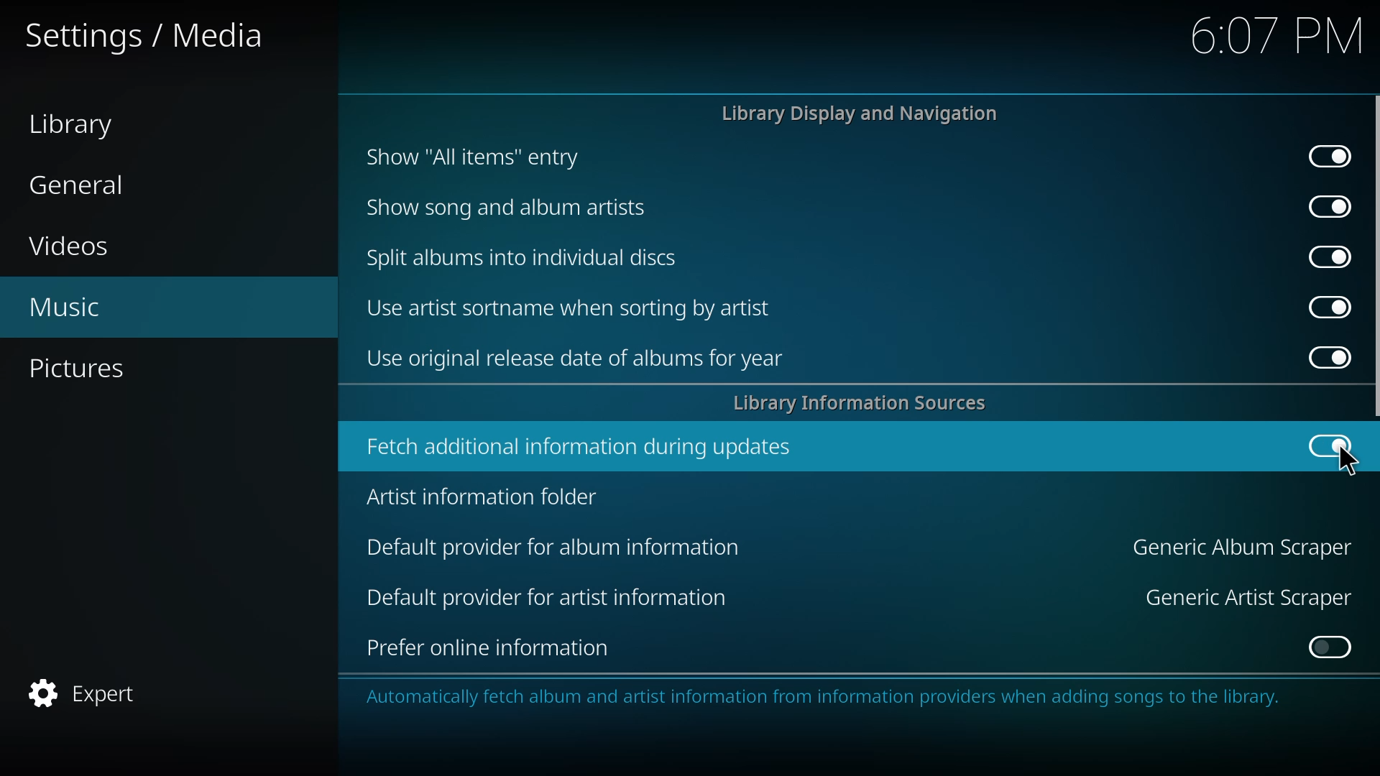 This screenshot has height=776, width=1380. I want to click on Show song and album artists, so click(515, 212).